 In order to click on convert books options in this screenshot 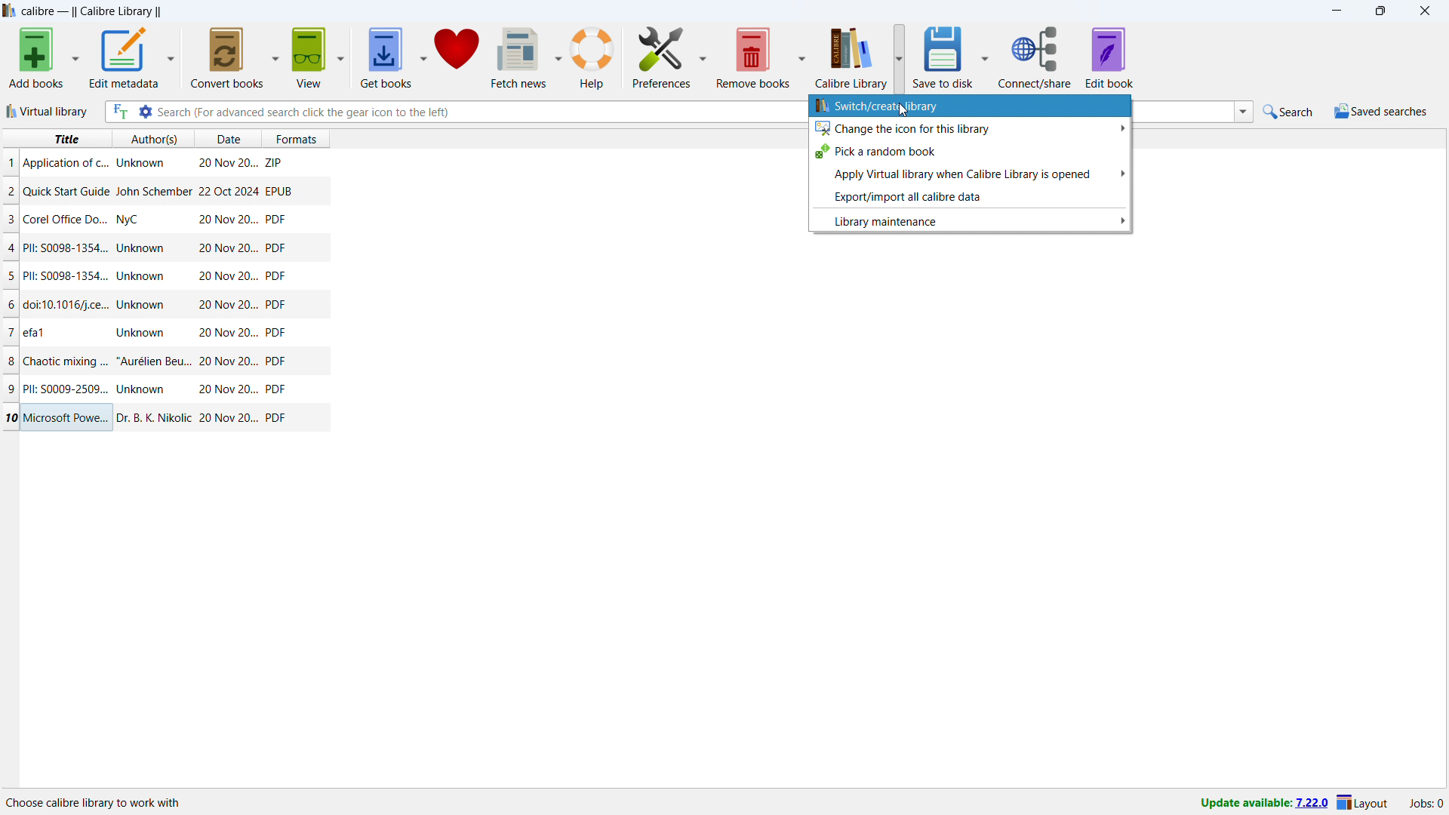, I will do `click(276, 56)`.